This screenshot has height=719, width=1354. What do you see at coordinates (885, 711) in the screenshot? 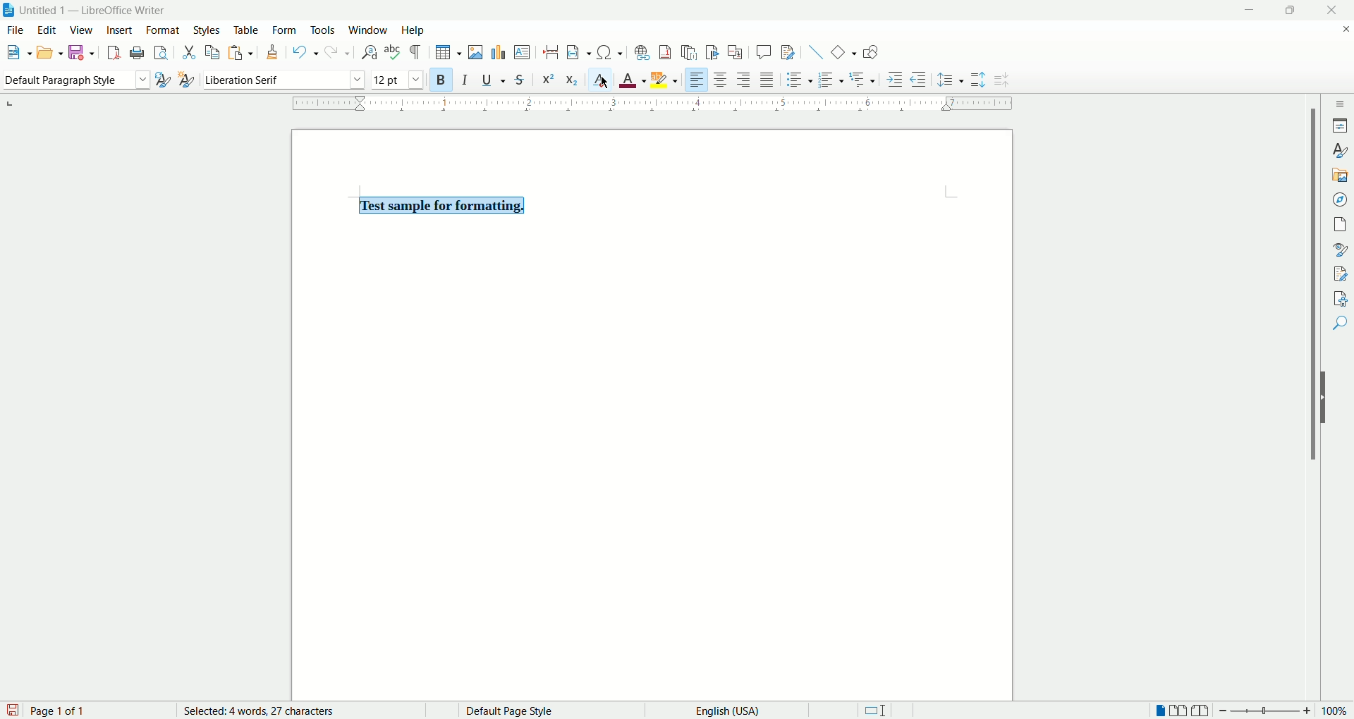
I see `standard selection` at bounding box center [885, 711].